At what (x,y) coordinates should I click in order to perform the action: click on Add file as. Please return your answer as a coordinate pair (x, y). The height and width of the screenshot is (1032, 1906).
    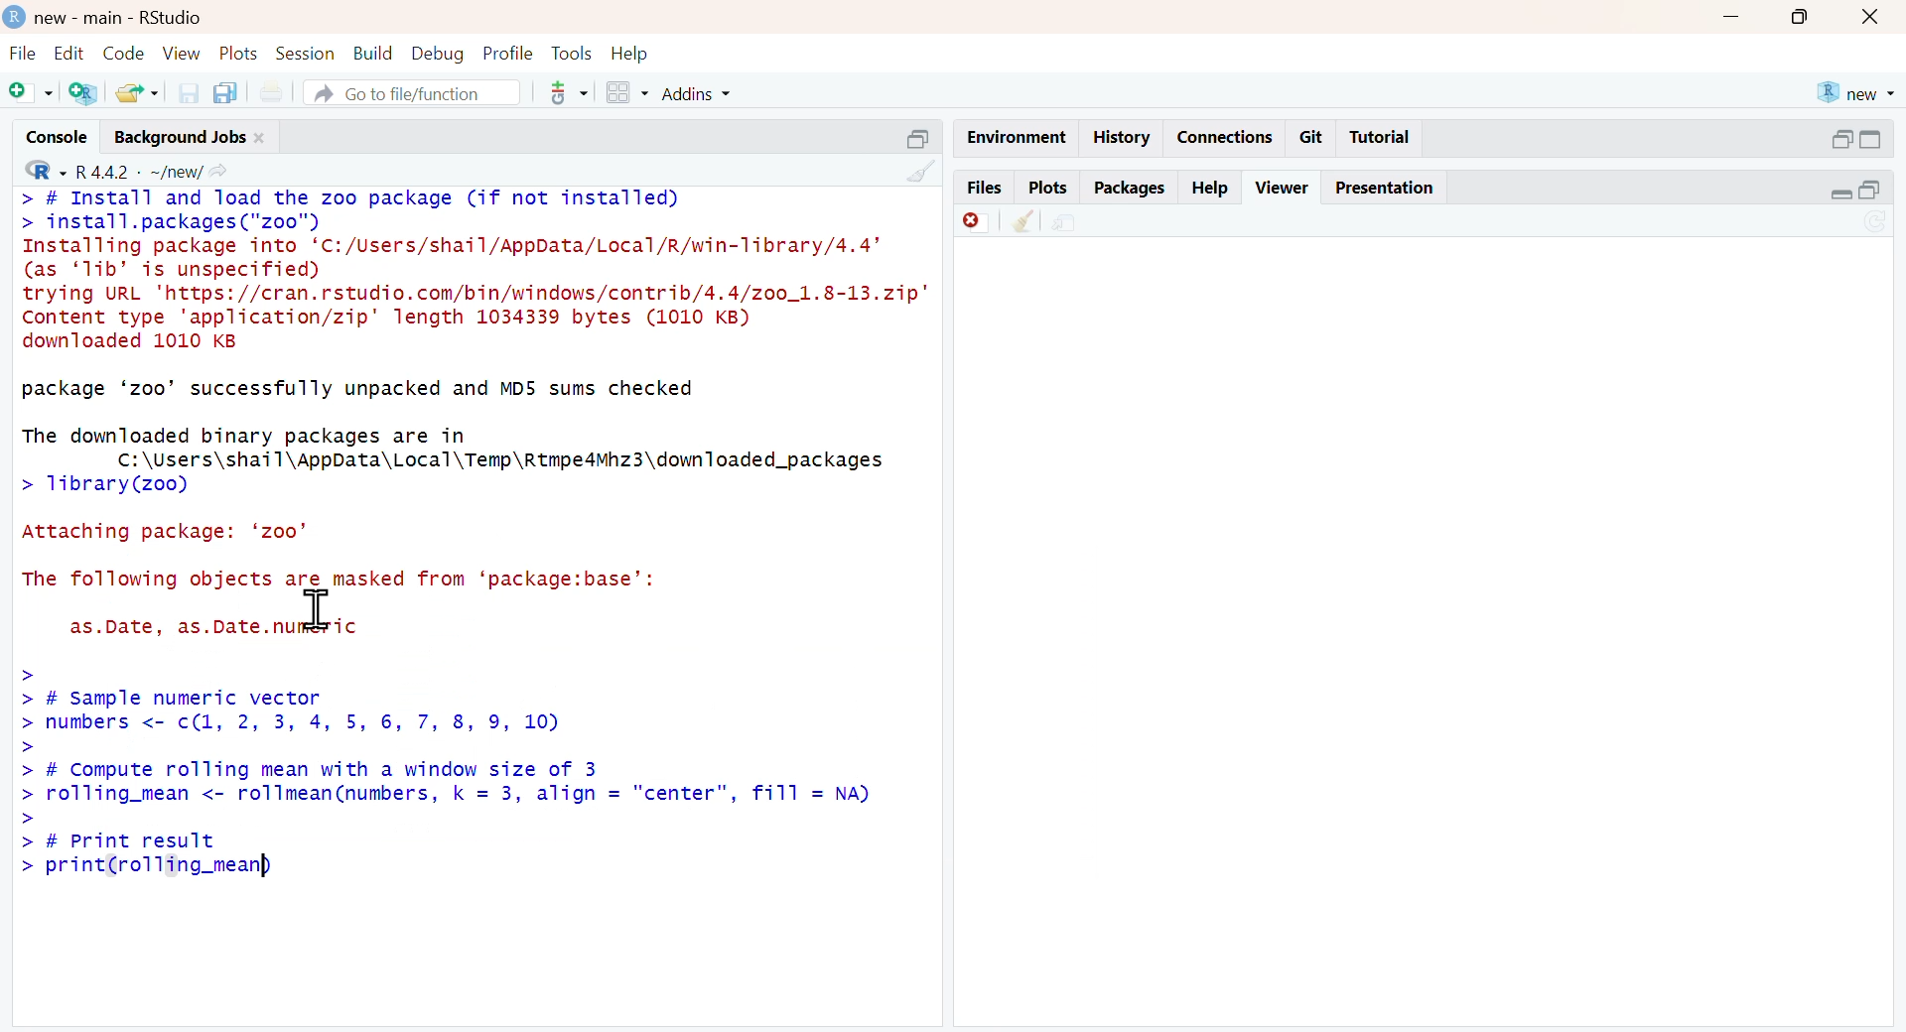
    Looking at the image, I should click on (32, 92).